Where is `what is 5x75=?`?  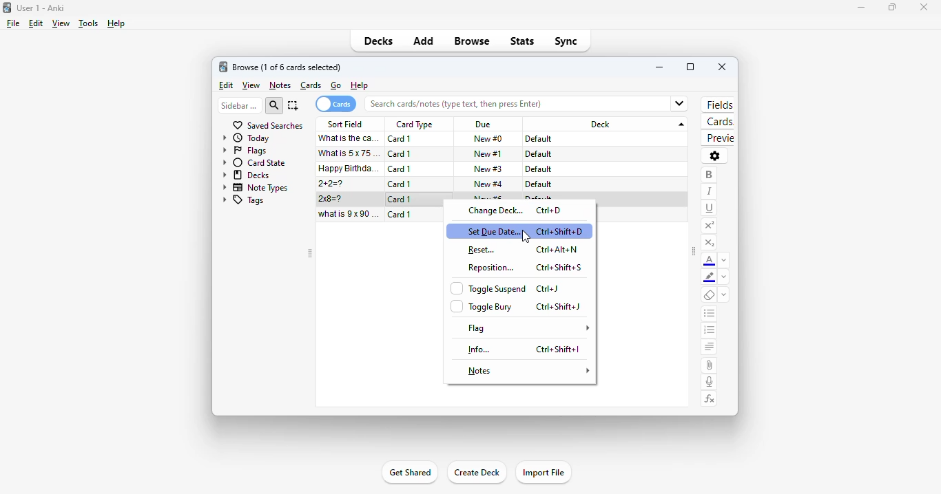
what is 5x75=? is located at coordinates (351, 153).